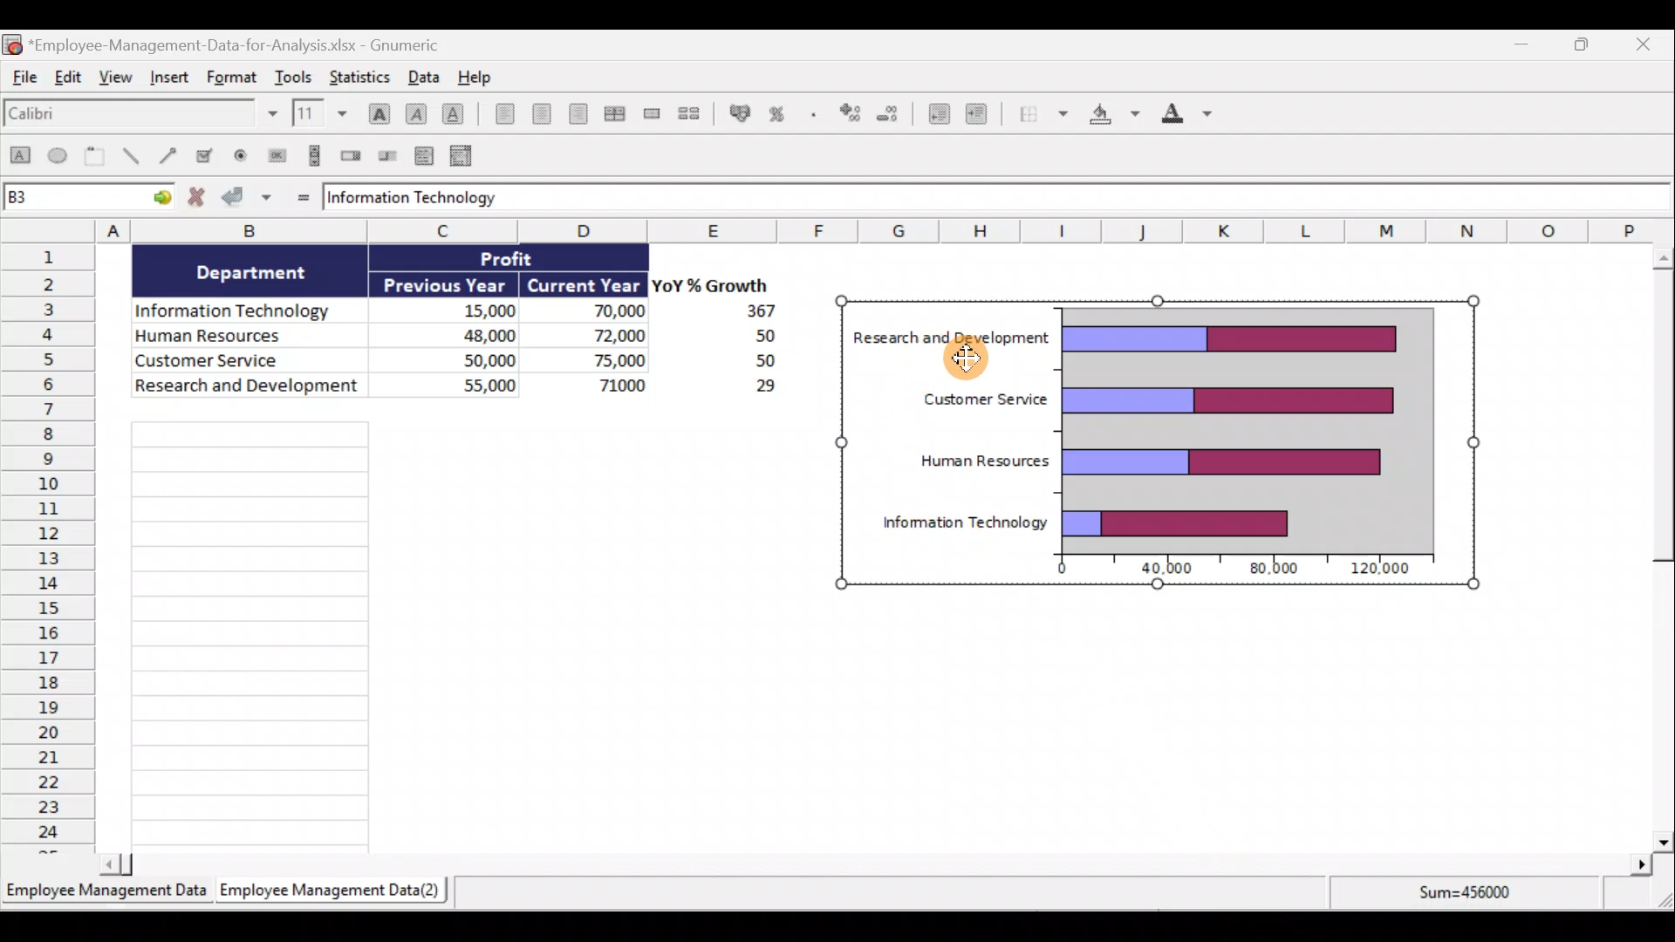 The width and height of the screenshot is (1675, 942). Describe the element at coordinates (499, 117) in the screenshot. I see `Align left` at that location.